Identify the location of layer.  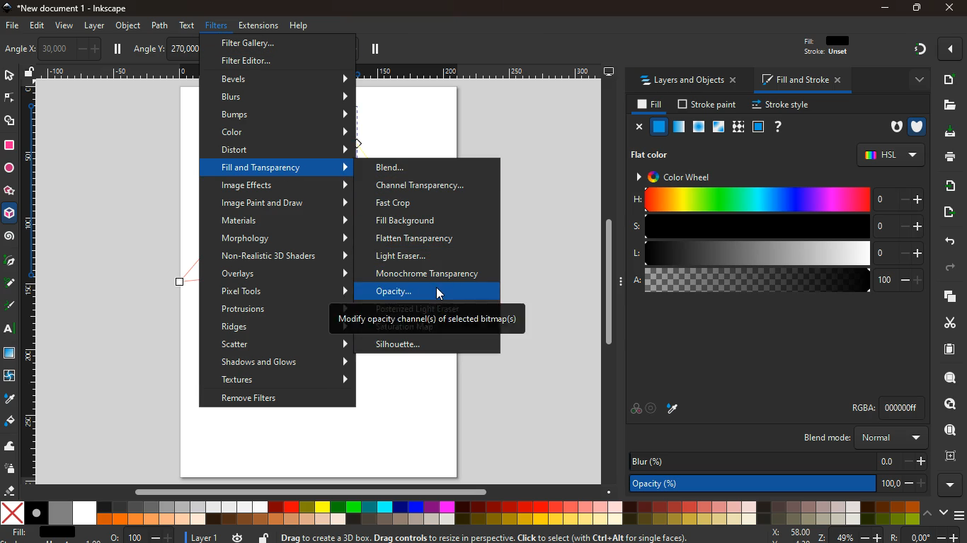
(202, 536).